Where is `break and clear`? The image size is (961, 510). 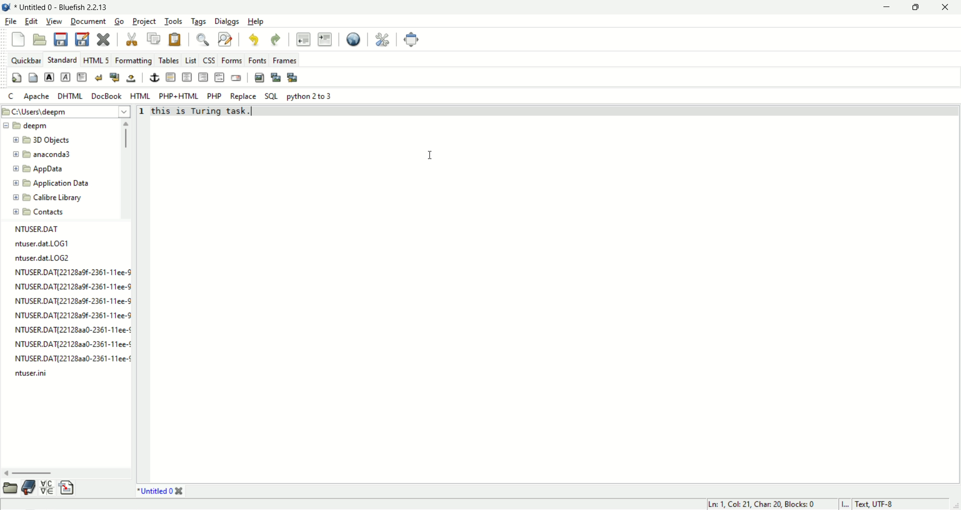 break and clear is located at coordinates (115, 78).